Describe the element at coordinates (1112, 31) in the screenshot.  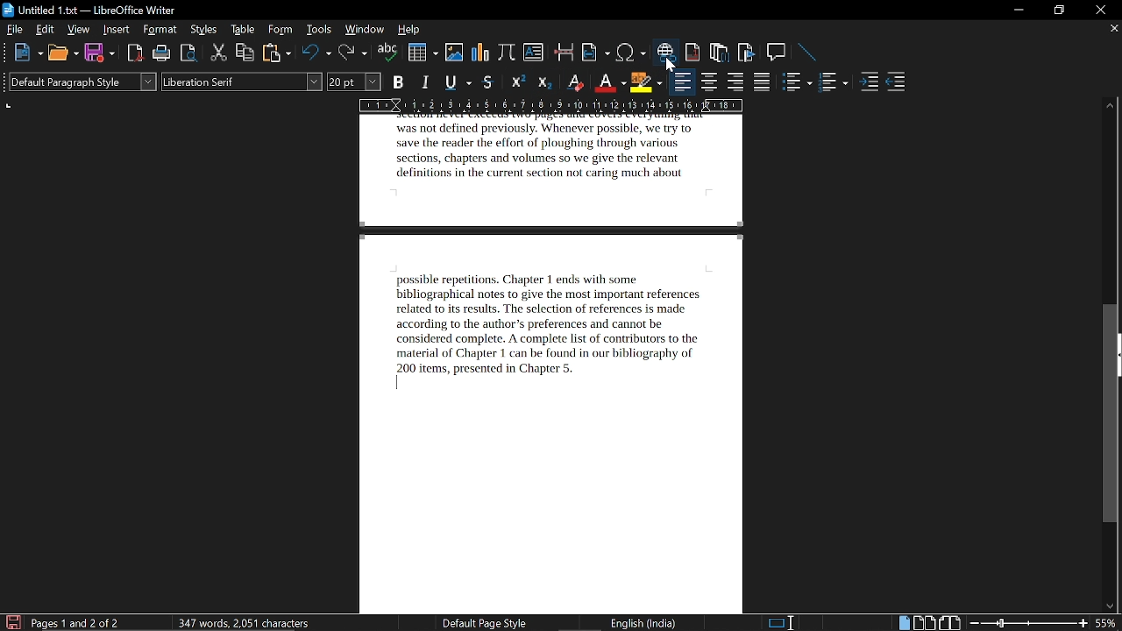
I see `close current tab` at that location.